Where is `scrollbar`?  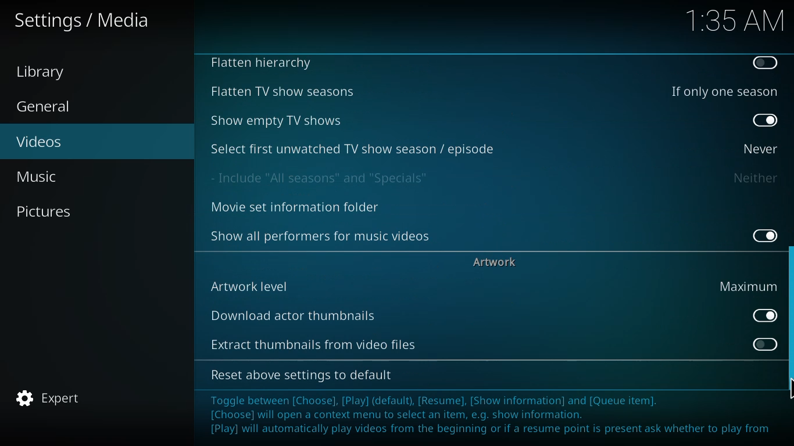
scrollbar is located at coordinates (789, 325).